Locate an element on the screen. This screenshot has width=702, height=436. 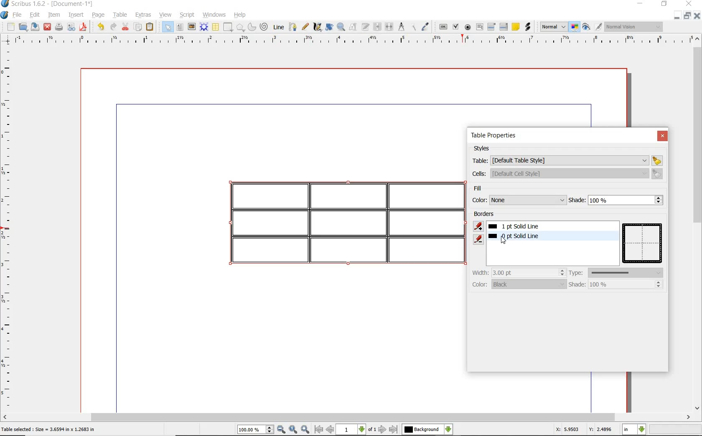
pdf radio button is located at coordinates (468, 28).